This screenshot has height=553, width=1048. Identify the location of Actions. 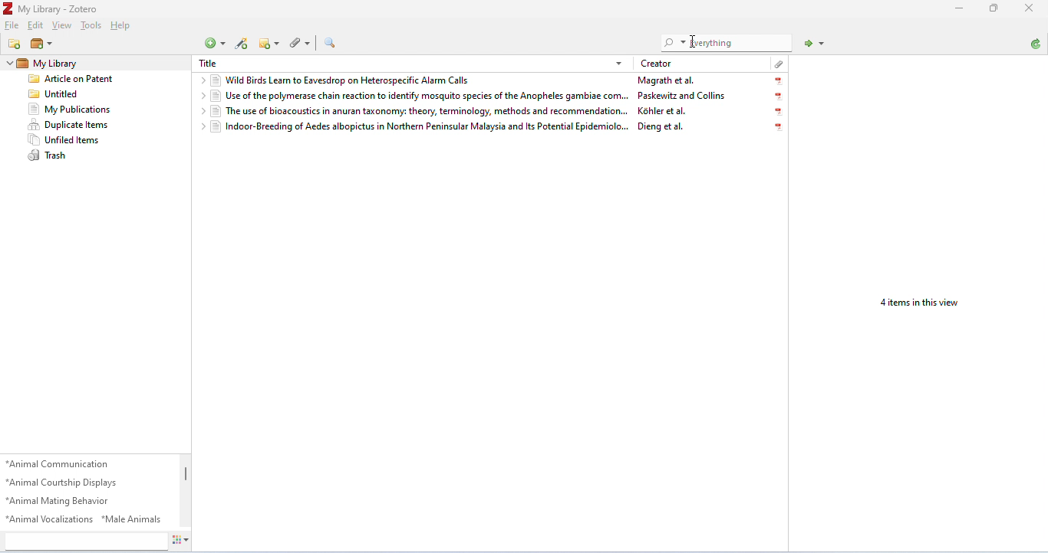
(181, 542).